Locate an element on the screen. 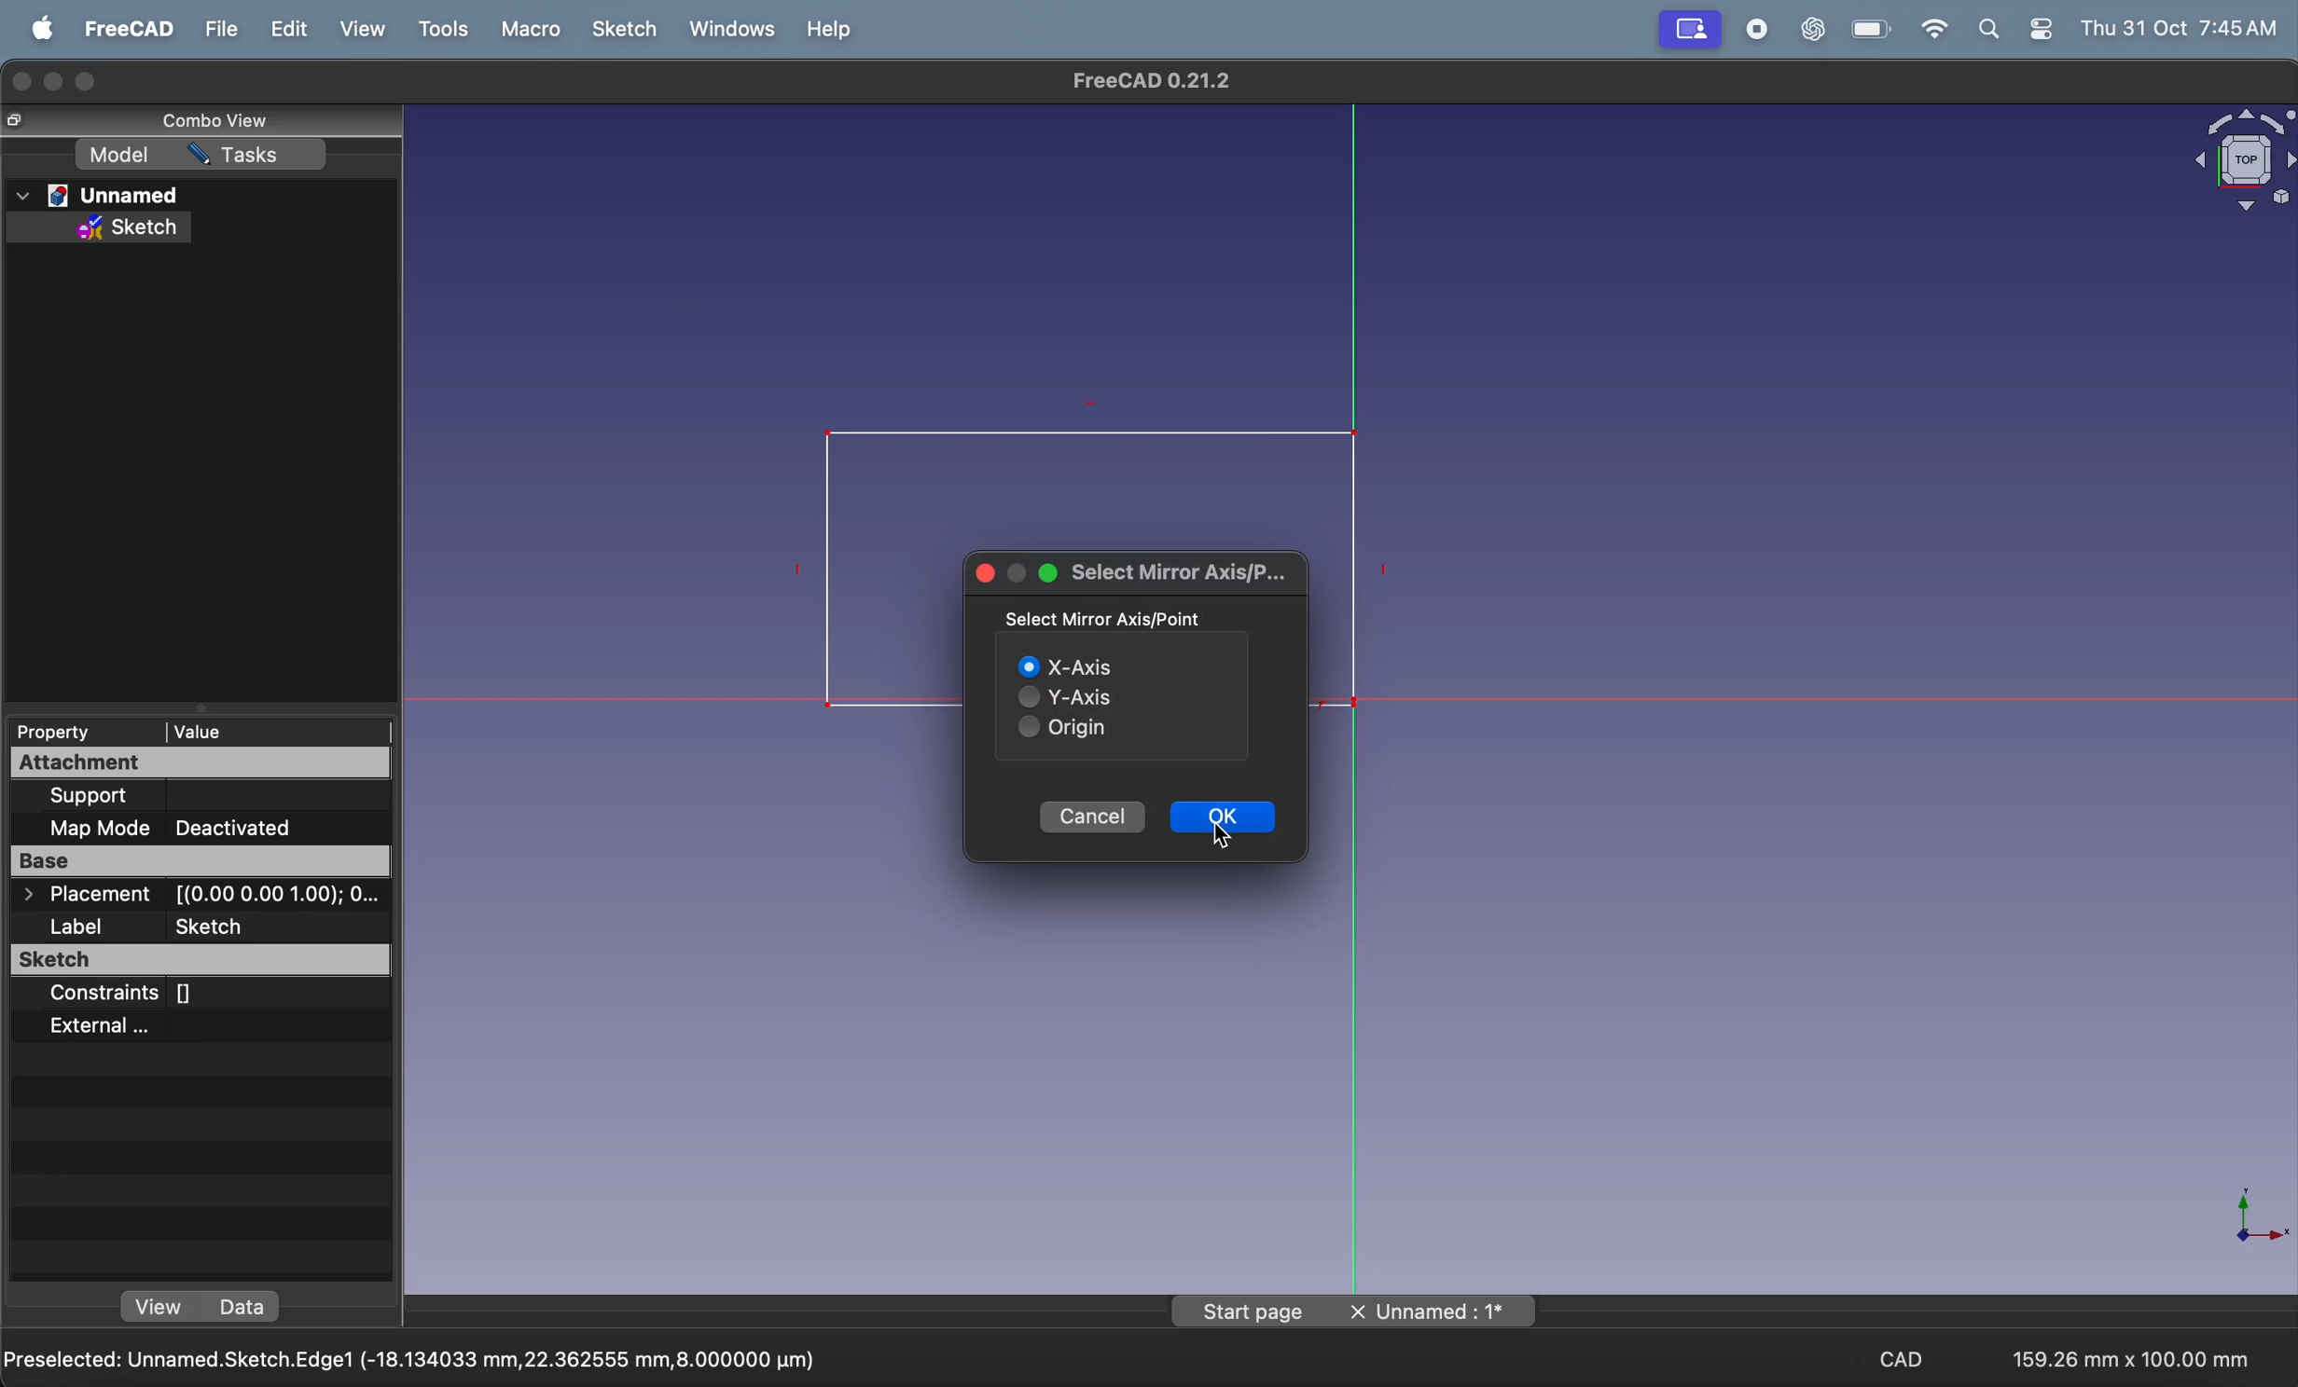  constraints is located at coordinates (196, 996).